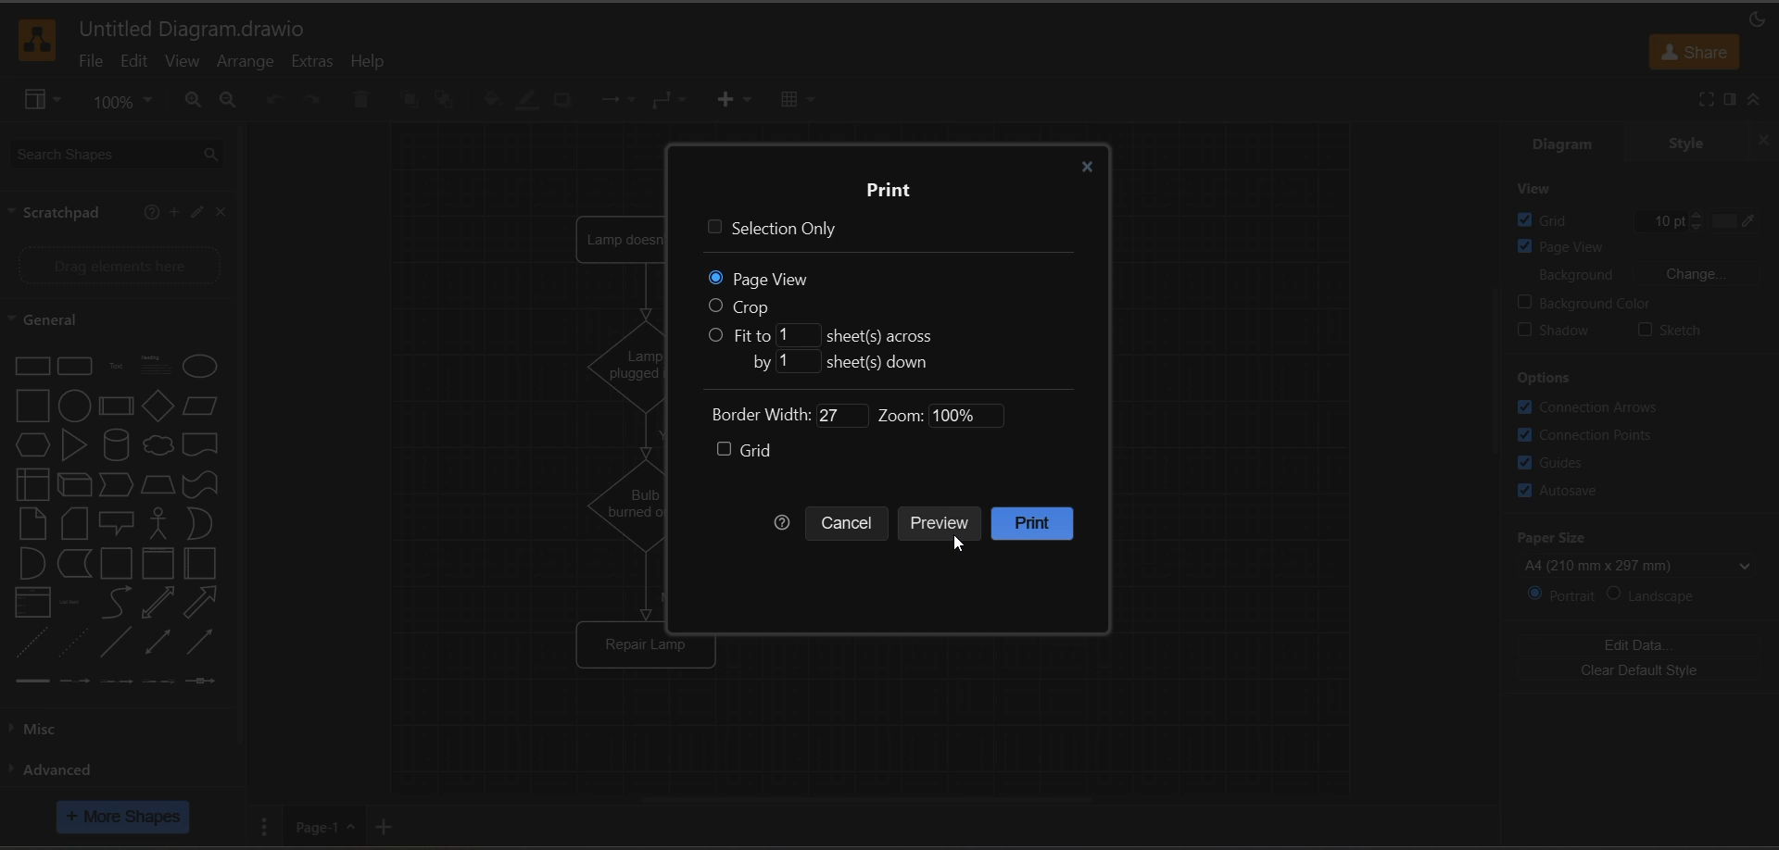  Describe the element at coordinates (392, 827) in the screenshot. I see `add page` at that location.